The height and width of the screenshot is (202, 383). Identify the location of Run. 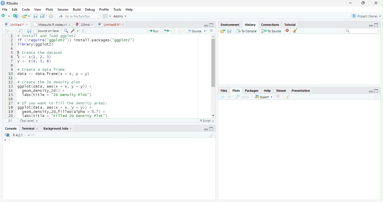
(152, 31).